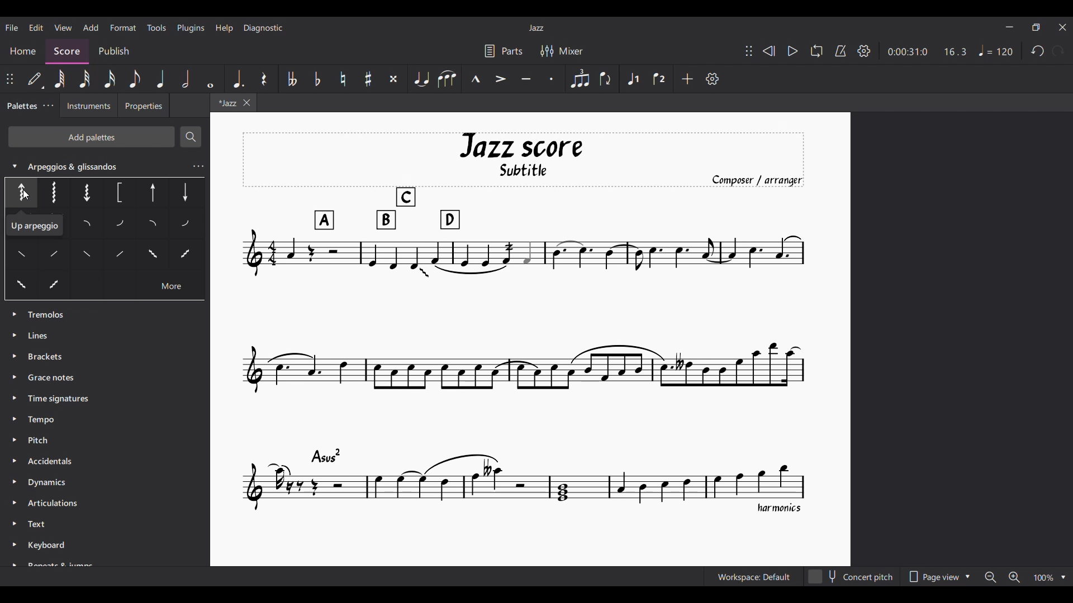  Describe the element at coordinates (500, 79) in the screenshot. I see `Accent ` at that location.